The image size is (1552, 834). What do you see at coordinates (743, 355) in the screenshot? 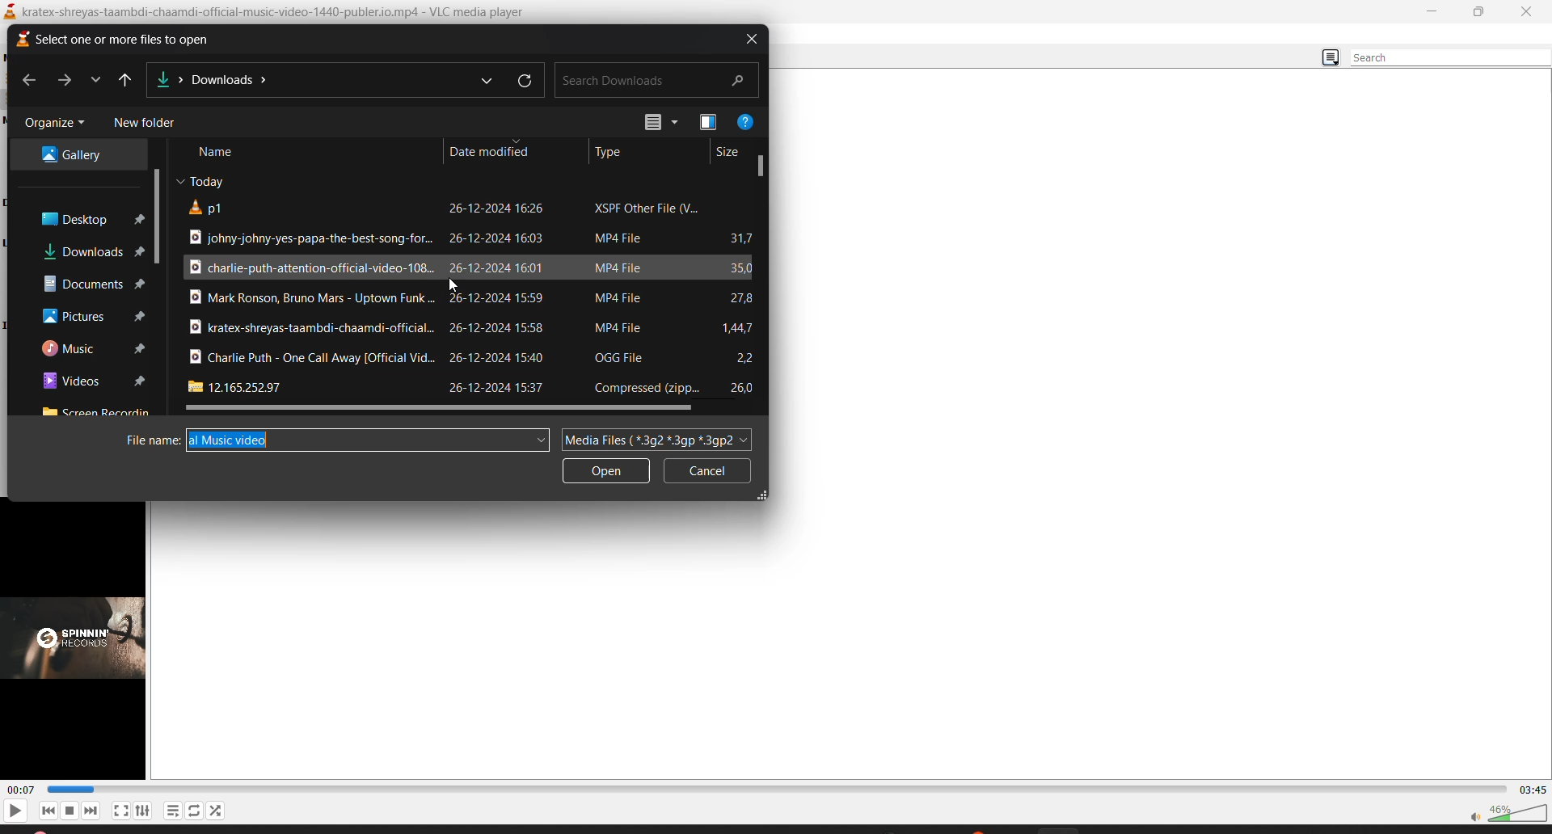
I see `file size` at bounding box center [743, 355].